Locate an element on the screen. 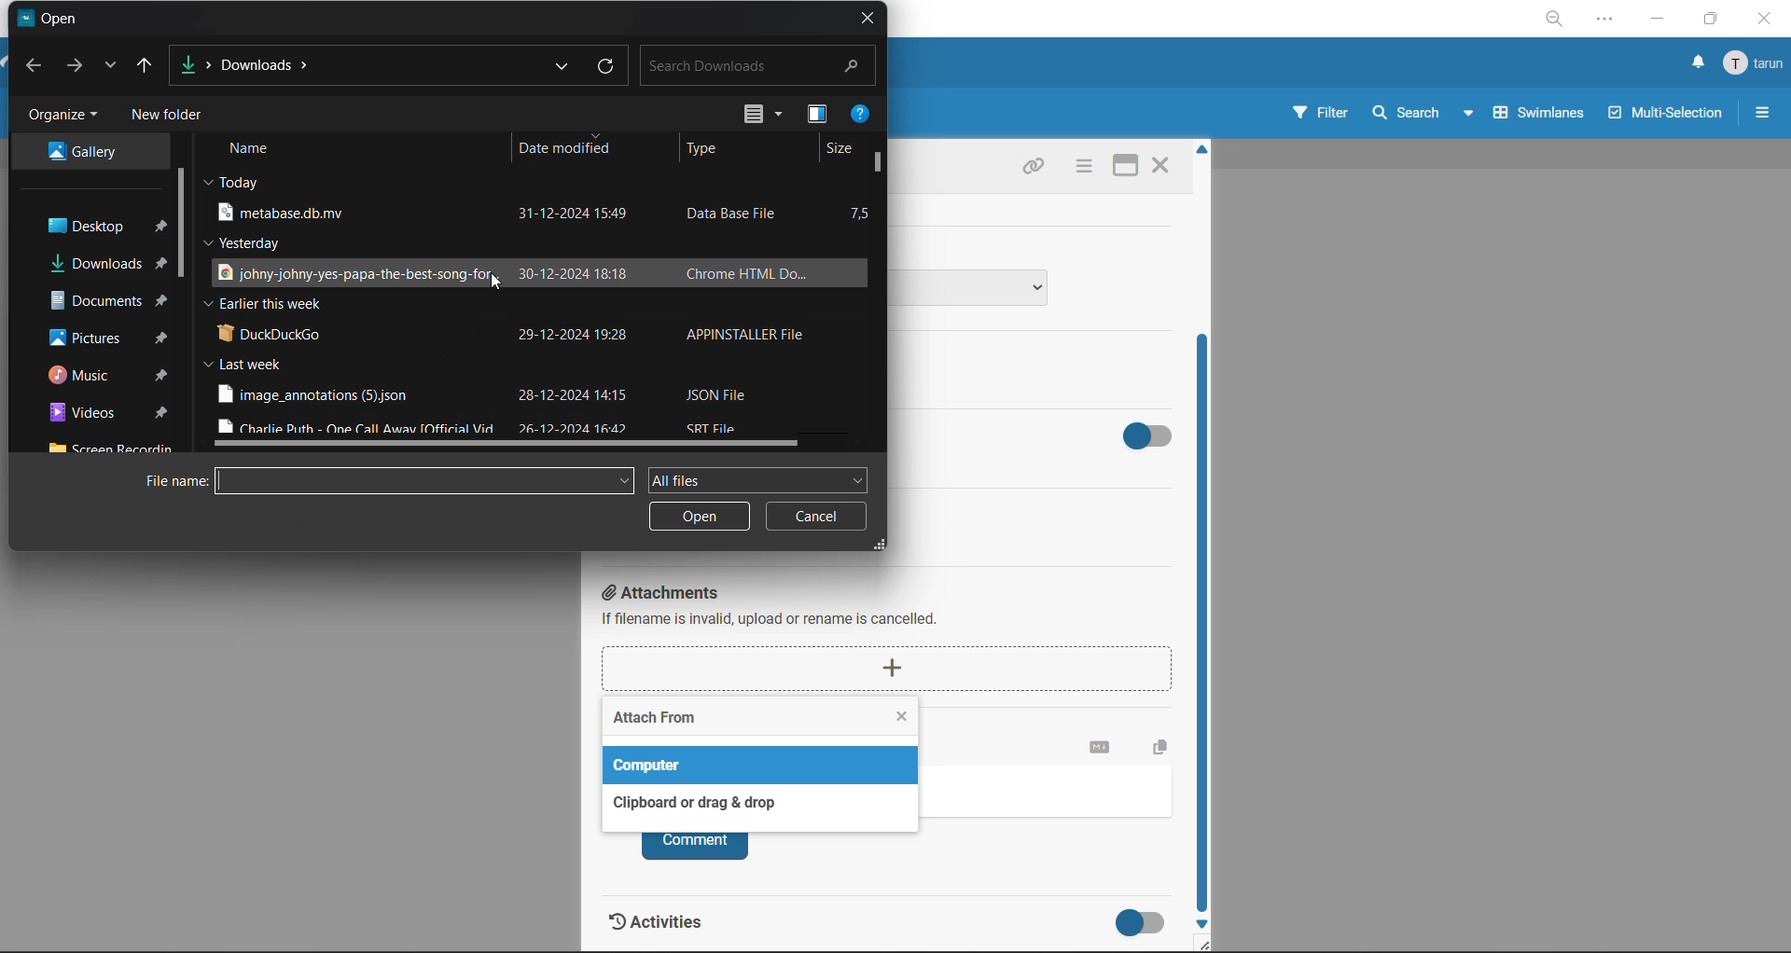 The height and width of the screenshot is (953, 1791). vertical scroll bar is located at coordinates (187, 226).